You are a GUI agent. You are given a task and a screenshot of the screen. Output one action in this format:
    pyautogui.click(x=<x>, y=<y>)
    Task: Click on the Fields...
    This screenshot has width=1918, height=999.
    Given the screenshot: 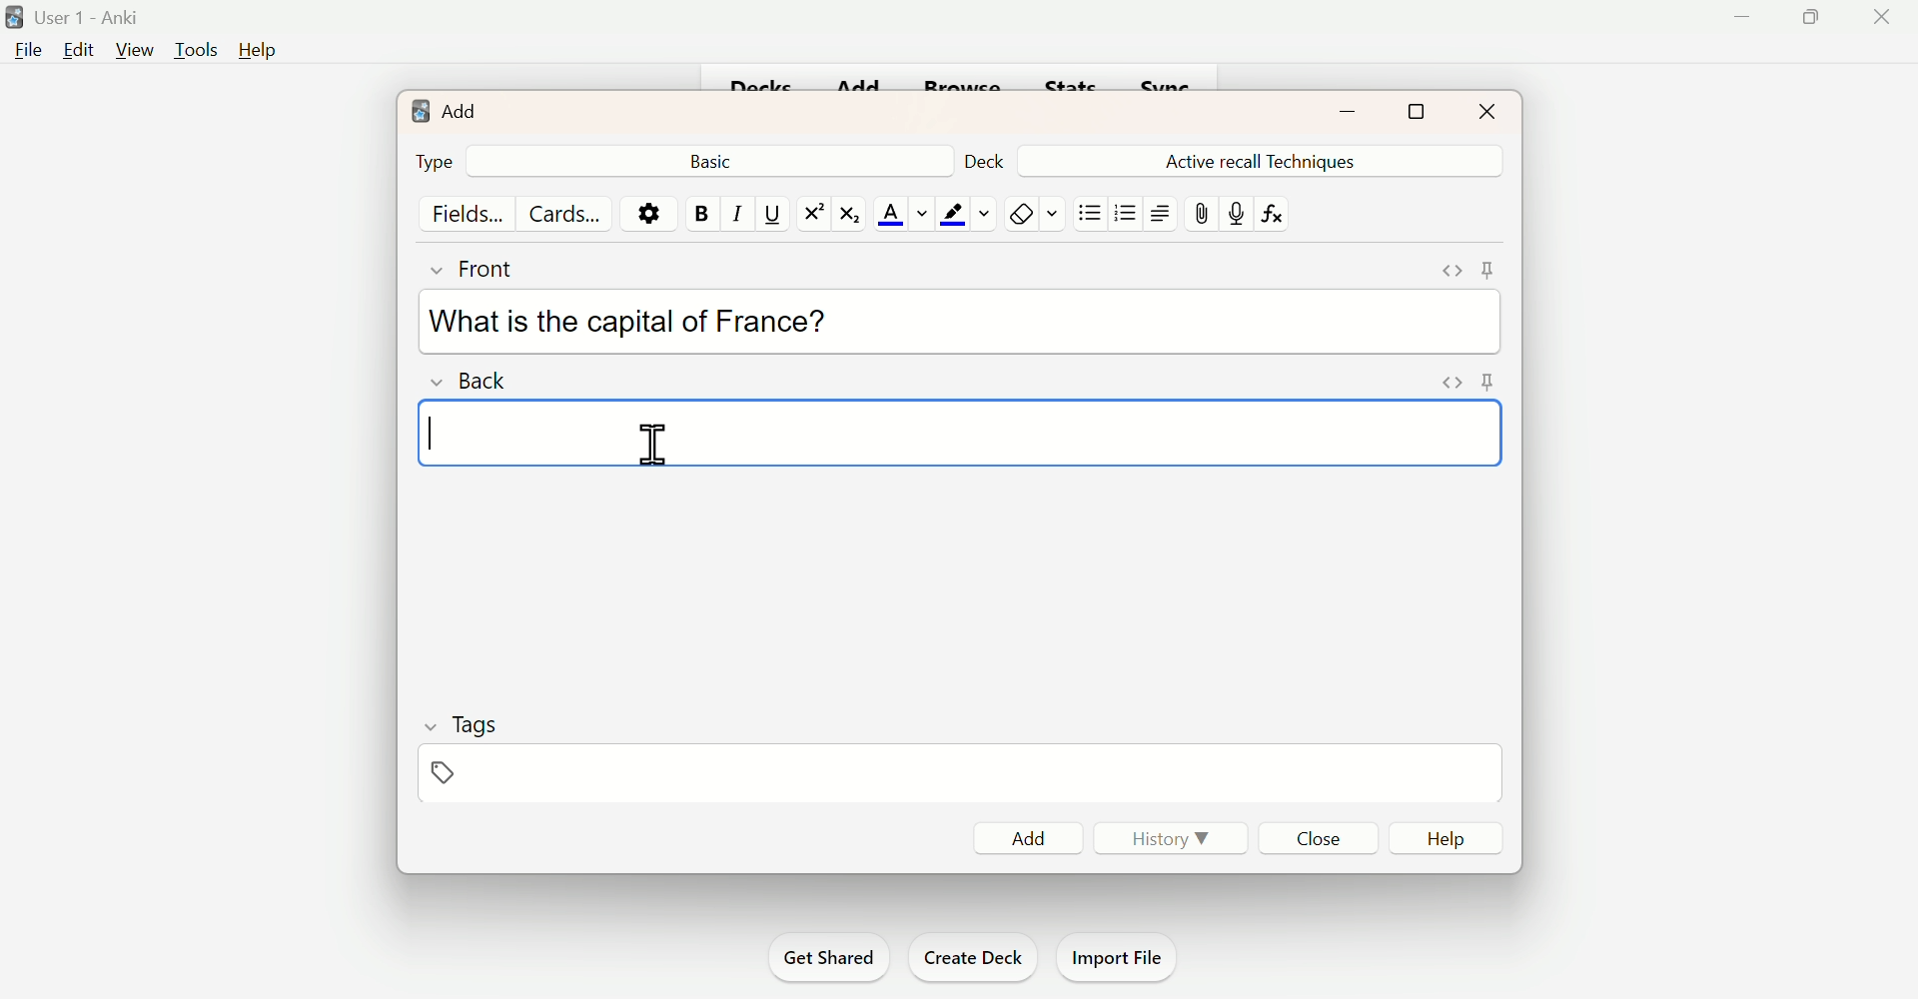 What is the action you would take?
    pyautogui.click(x=467, y=212)
    